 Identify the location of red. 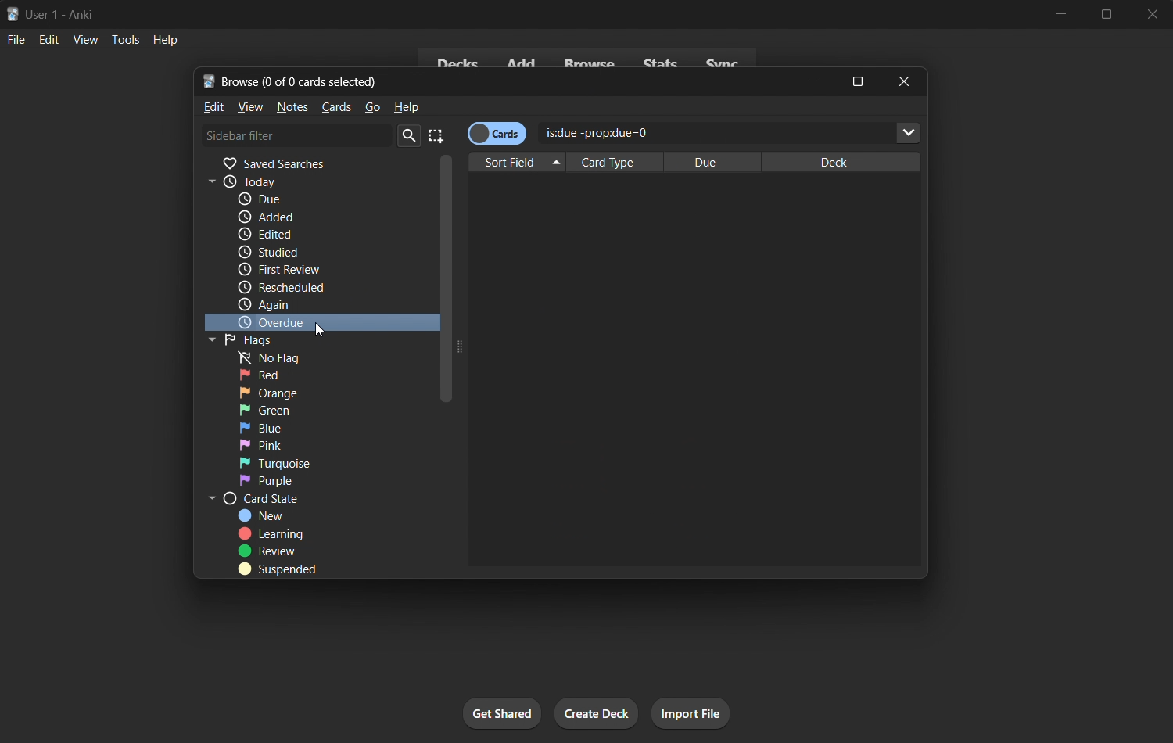
(282, 375).